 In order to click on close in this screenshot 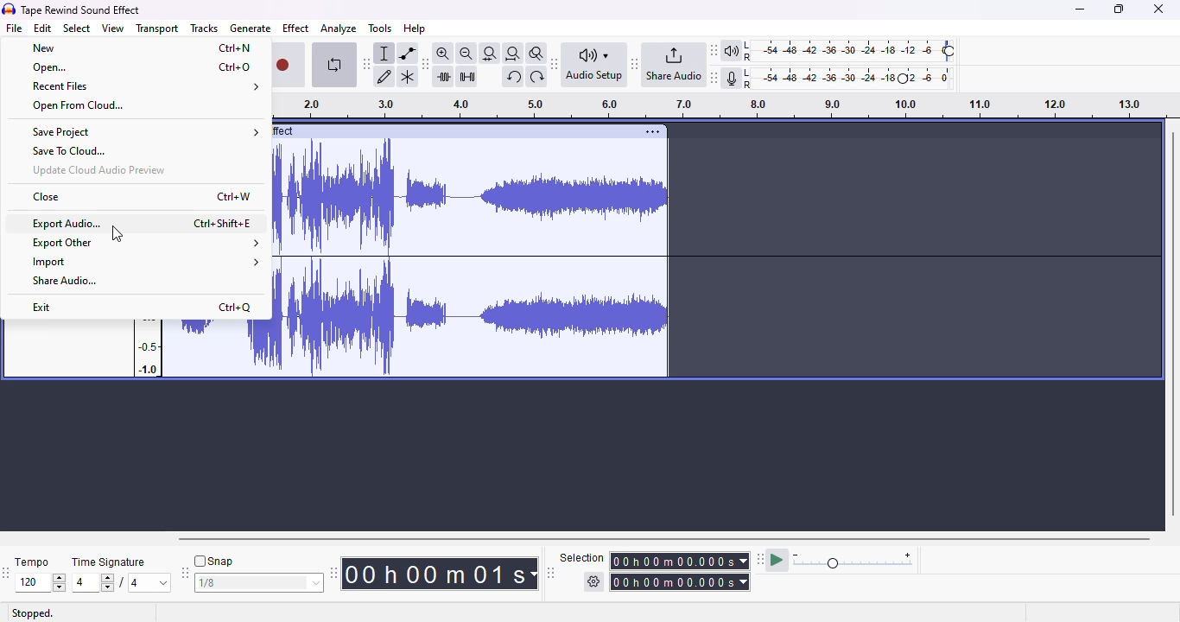, I will do `click(44, 197)`.